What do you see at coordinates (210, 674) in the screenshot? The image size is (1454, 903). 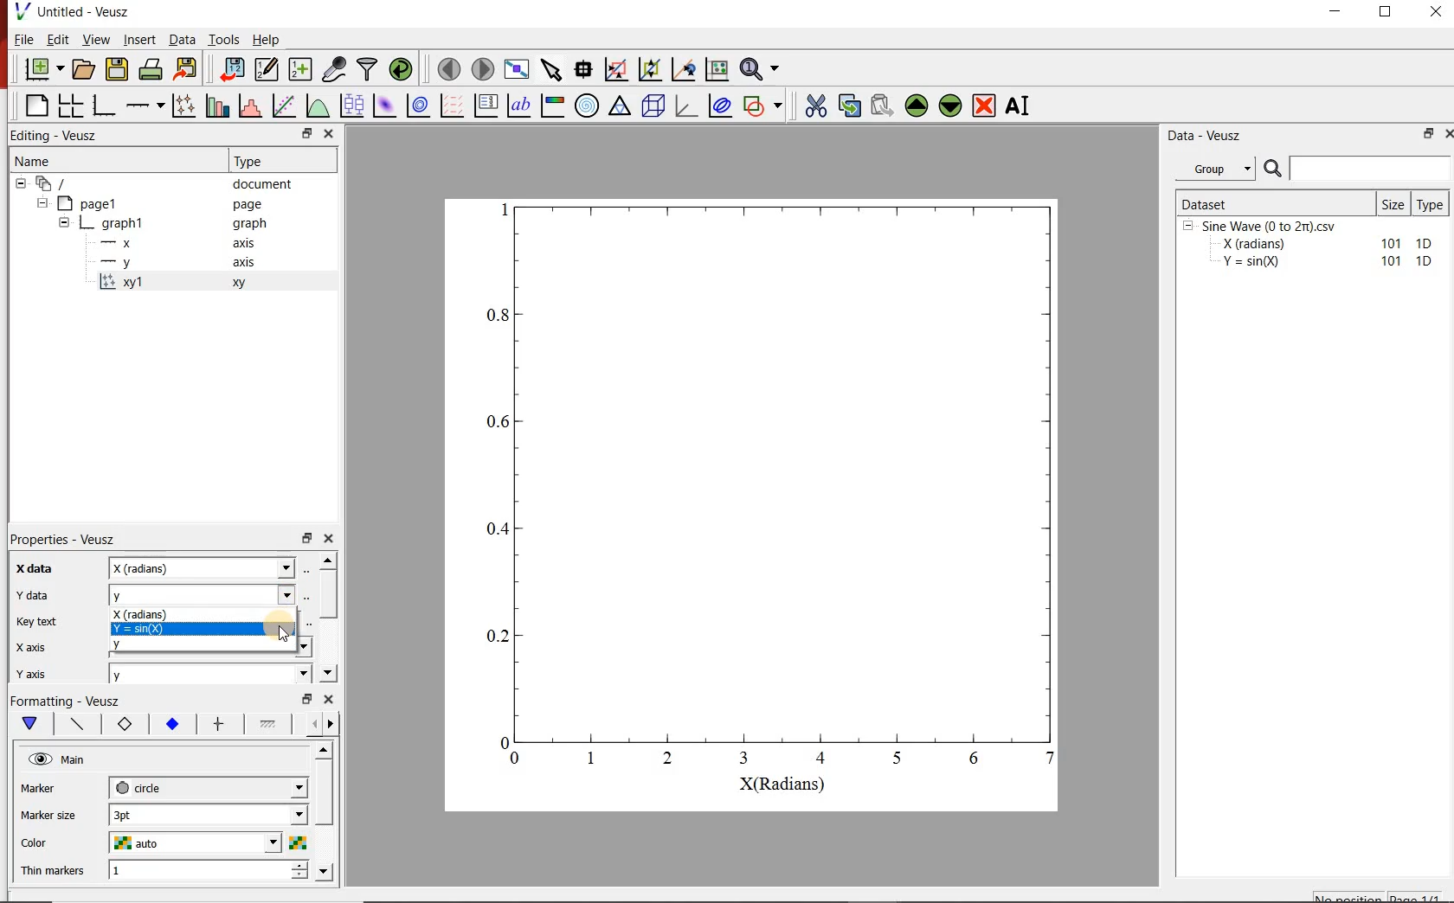 I see `y` at bounding box center [210, 674].